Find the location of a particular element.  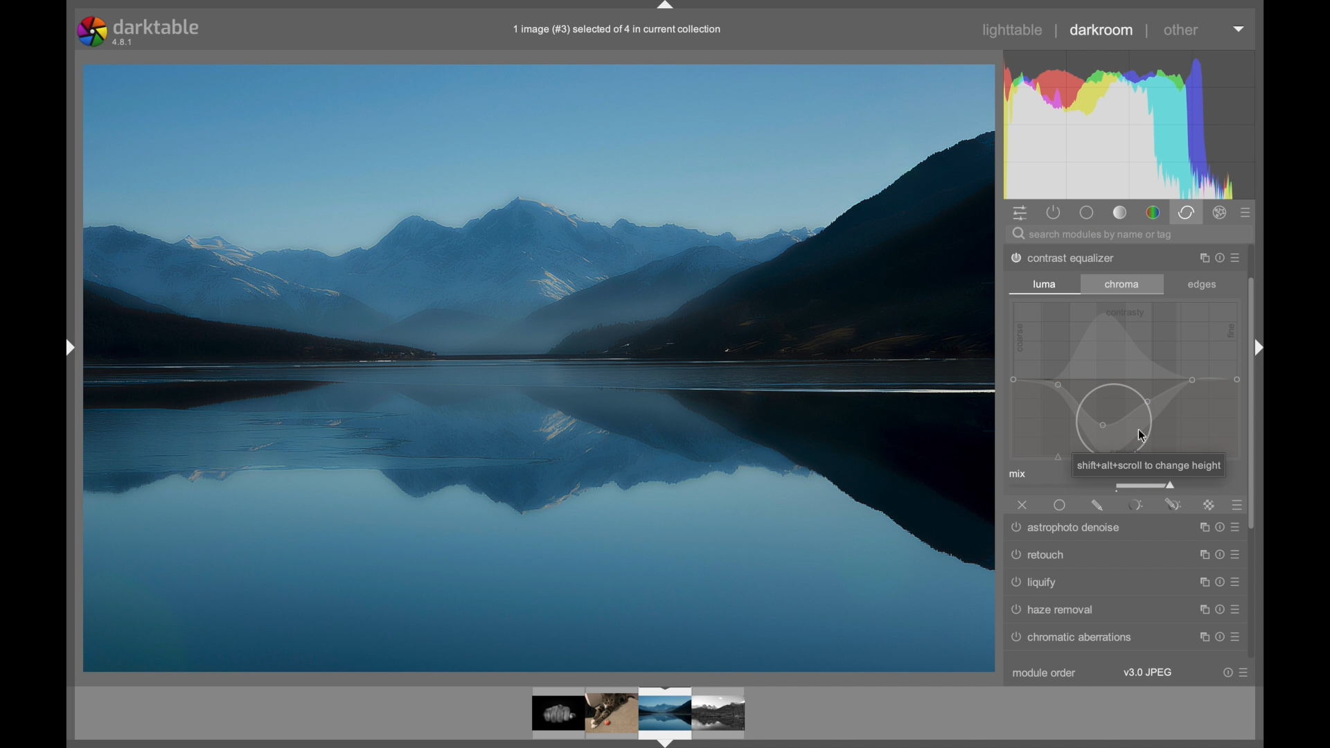

denoise is located at coordinates (1061, 582).